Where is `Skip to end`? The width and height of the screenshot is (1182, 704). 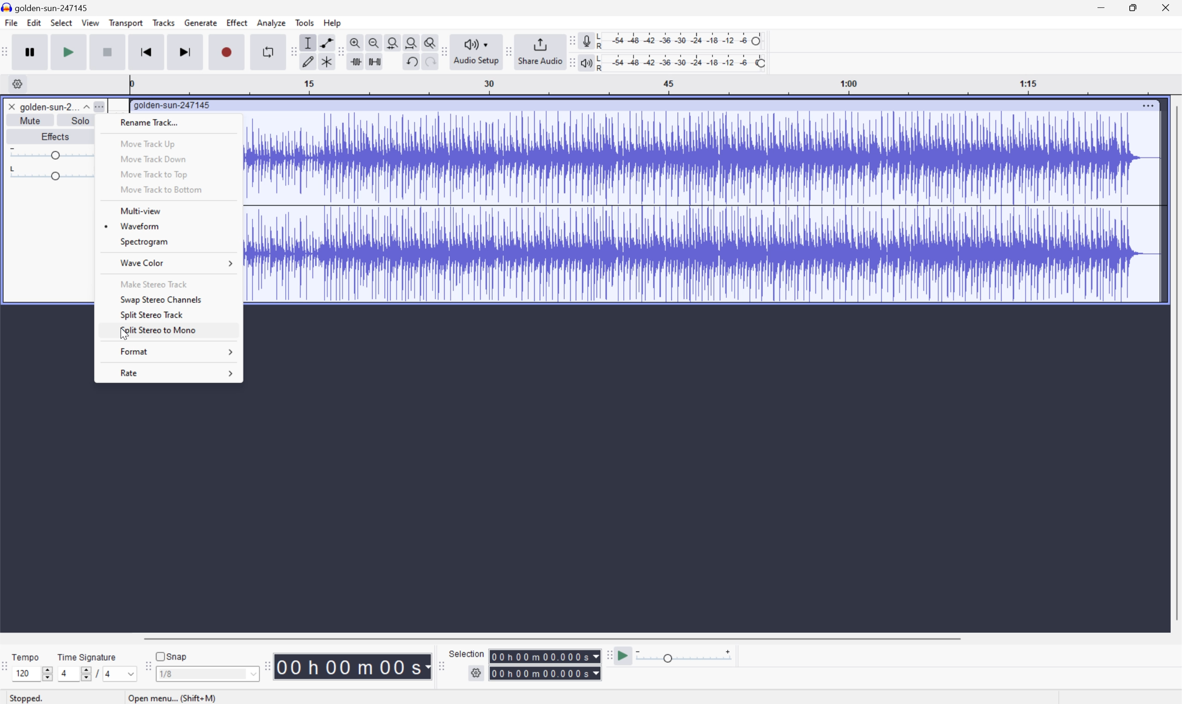 Skip to end is located at coordinates (187, 50).